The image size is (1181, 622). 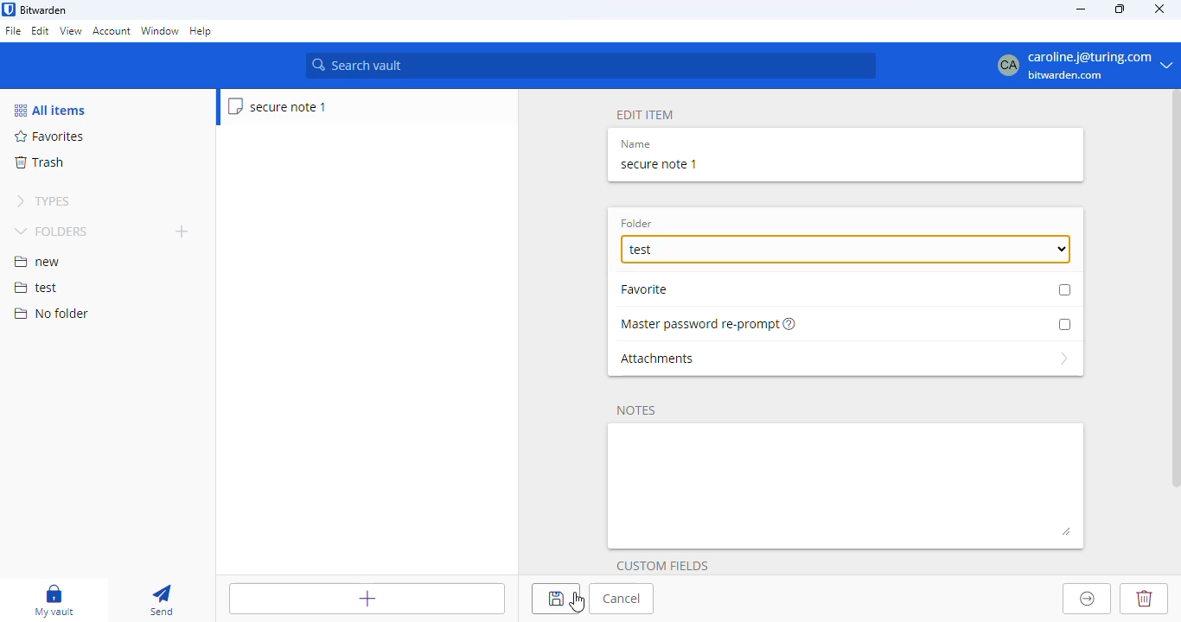 What do you see at coordinates (846, 250) in the screenshot?
I see `test` at bounding box center [846, 250].